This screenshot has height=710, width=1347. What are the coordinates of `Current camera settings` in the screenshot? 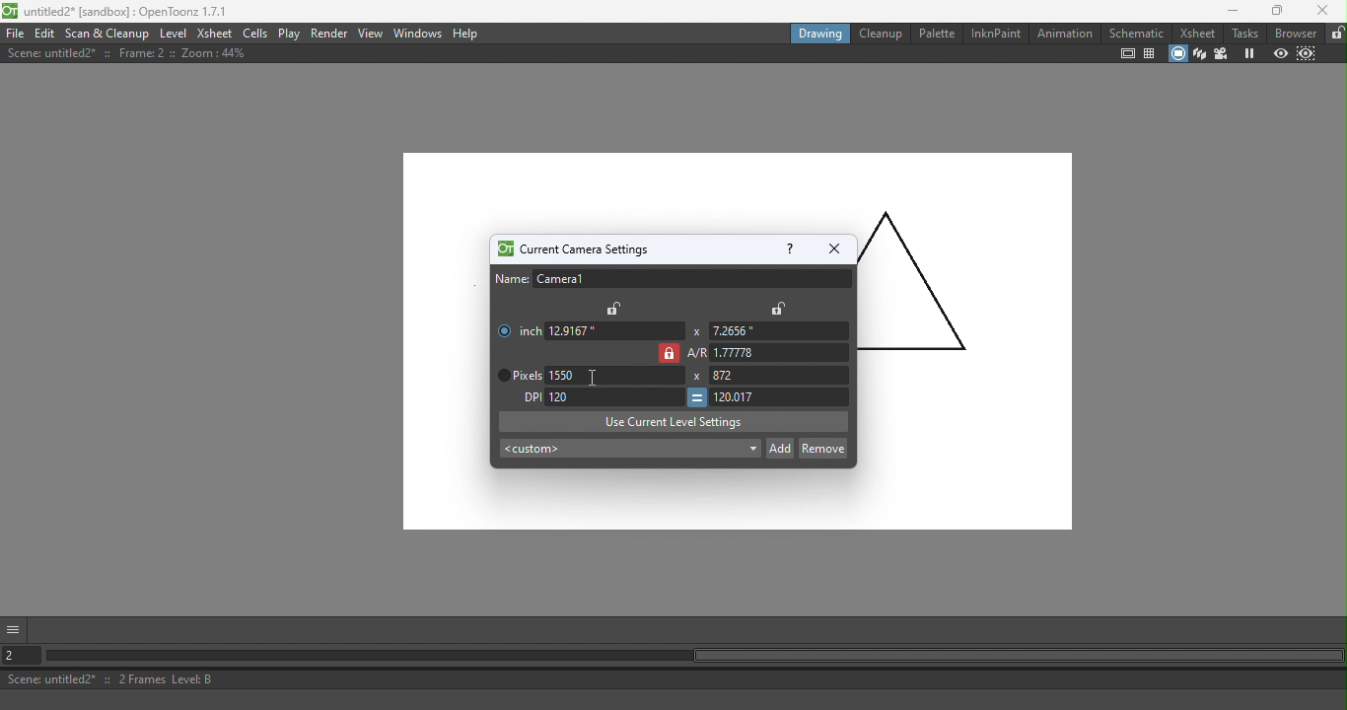 It's located at (571, 249).